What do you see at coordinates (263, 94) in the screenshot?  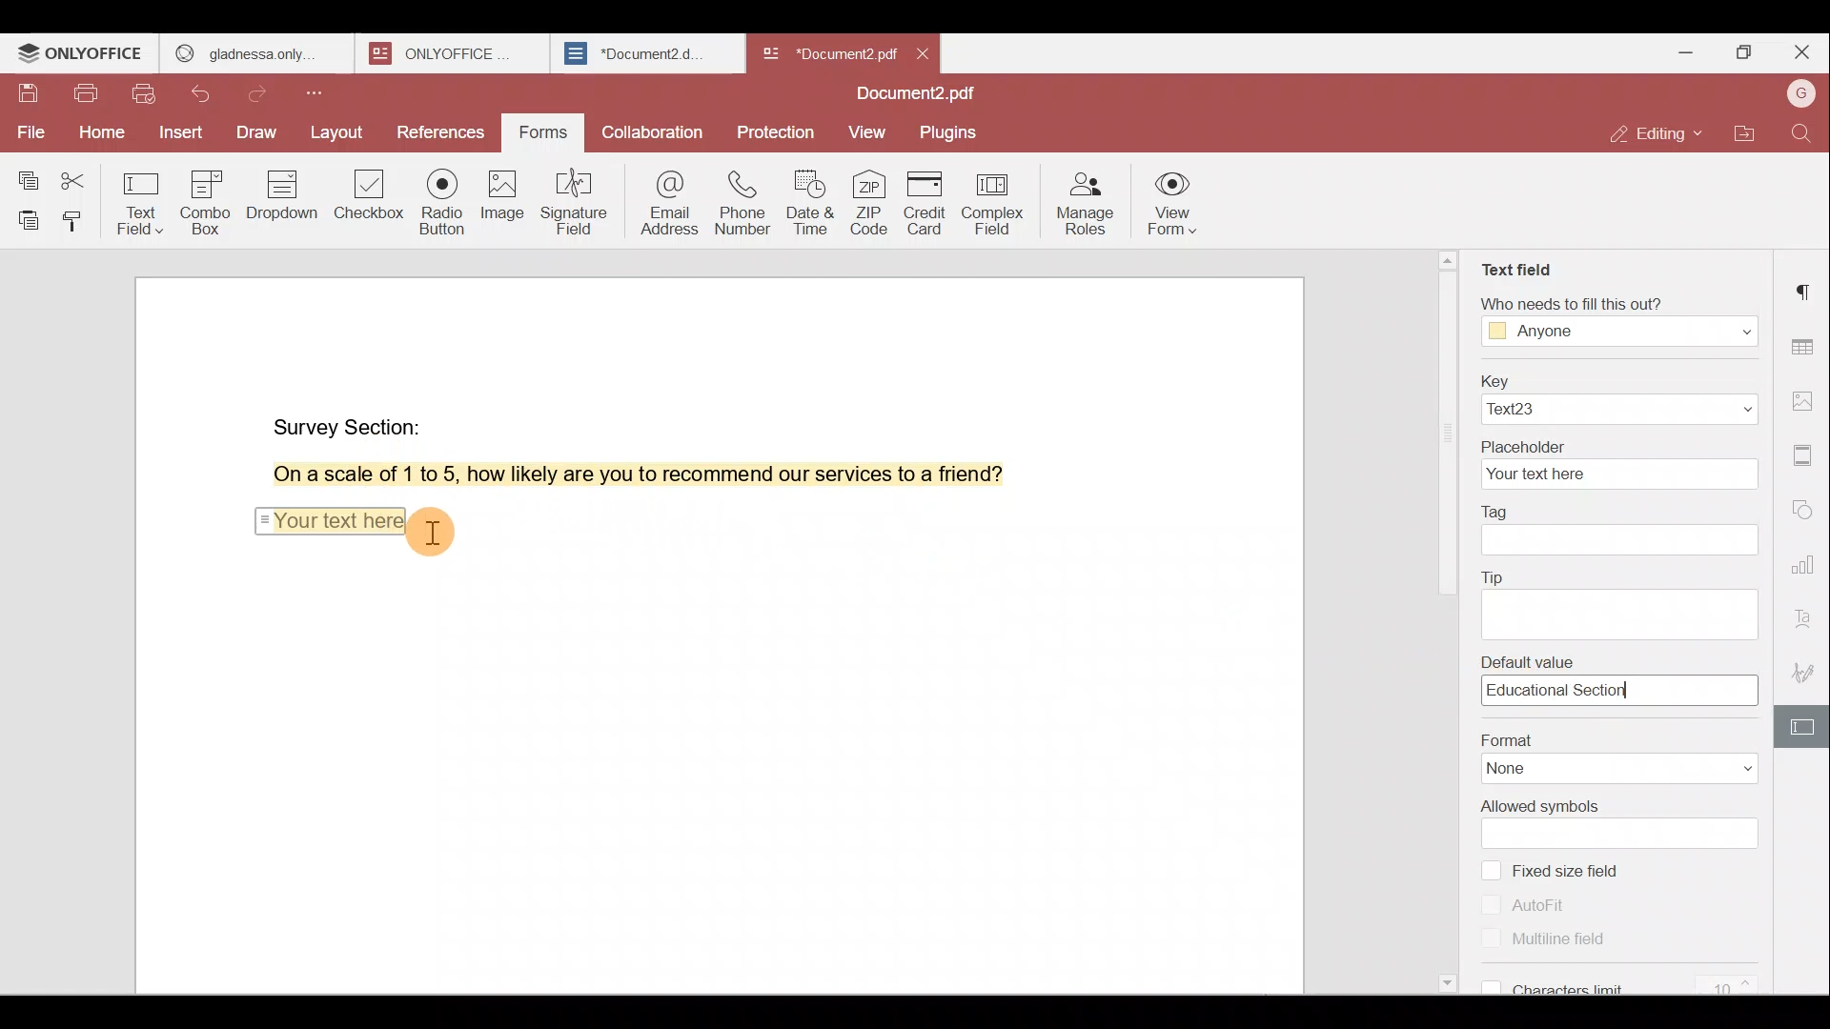 I see `Redo` at bounding box center [263, 94].